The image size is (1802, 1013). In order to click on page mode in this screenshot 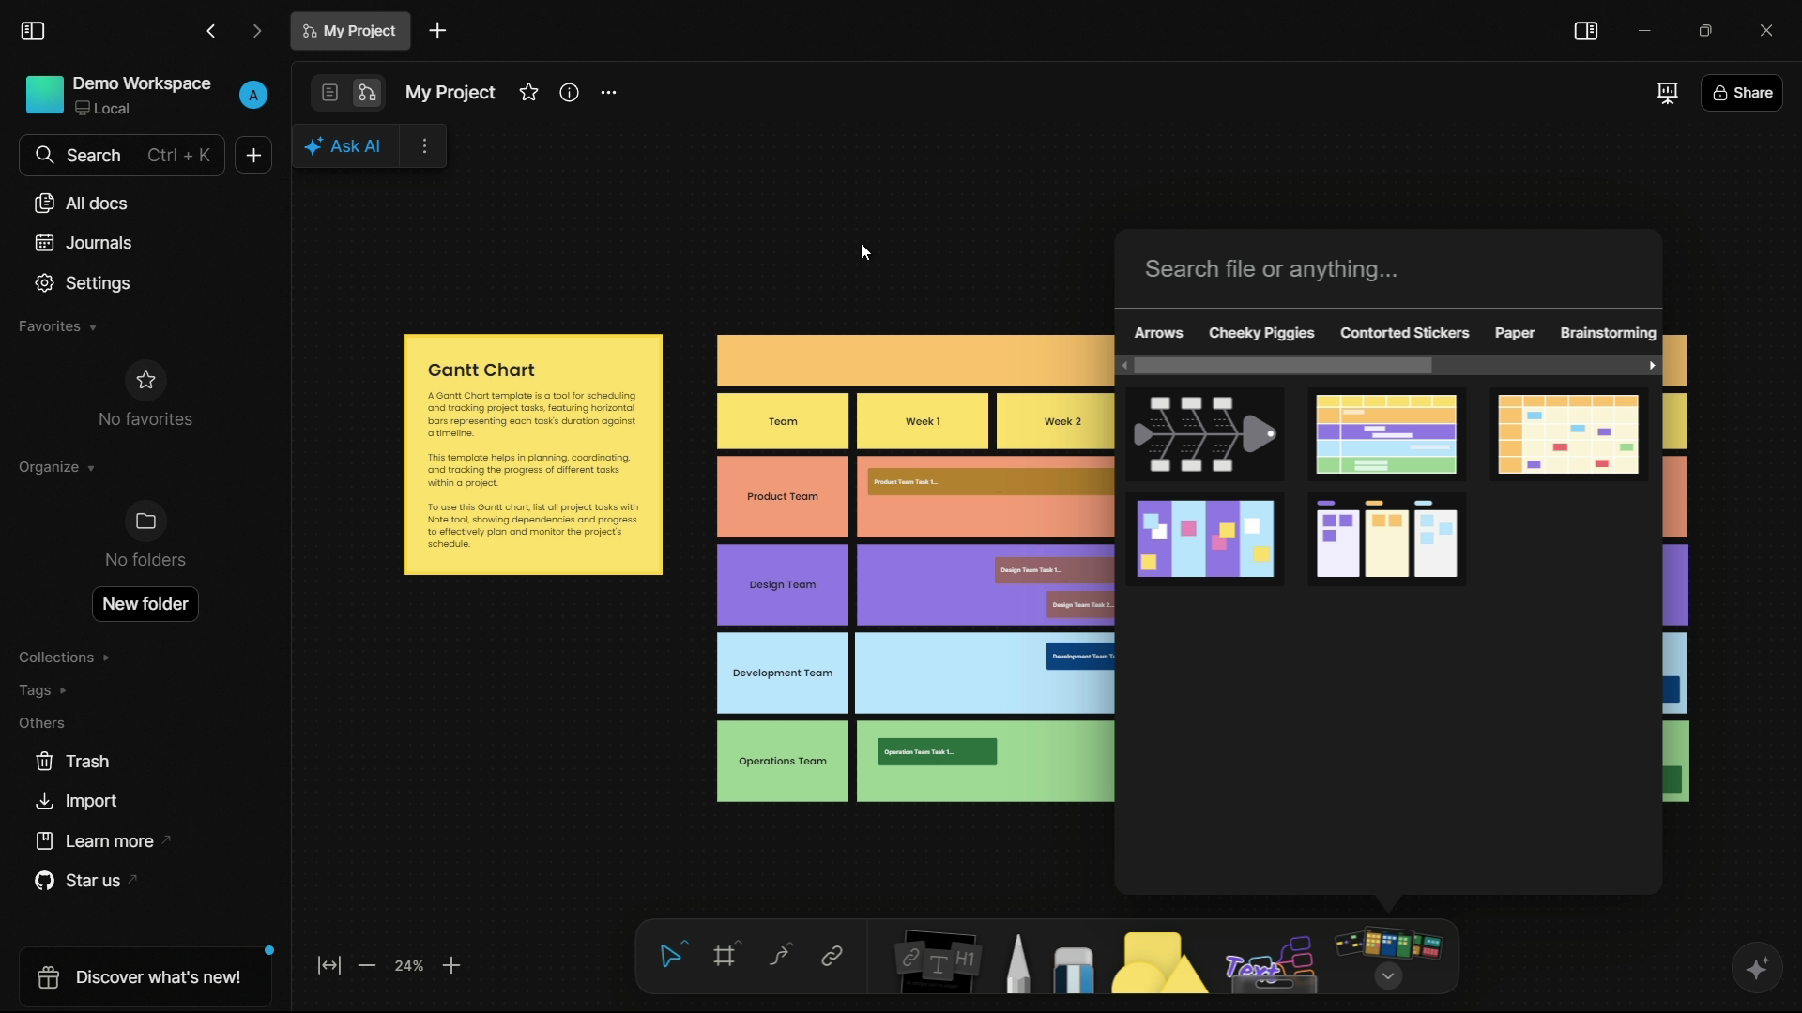, I will do `click(328, 92)`.